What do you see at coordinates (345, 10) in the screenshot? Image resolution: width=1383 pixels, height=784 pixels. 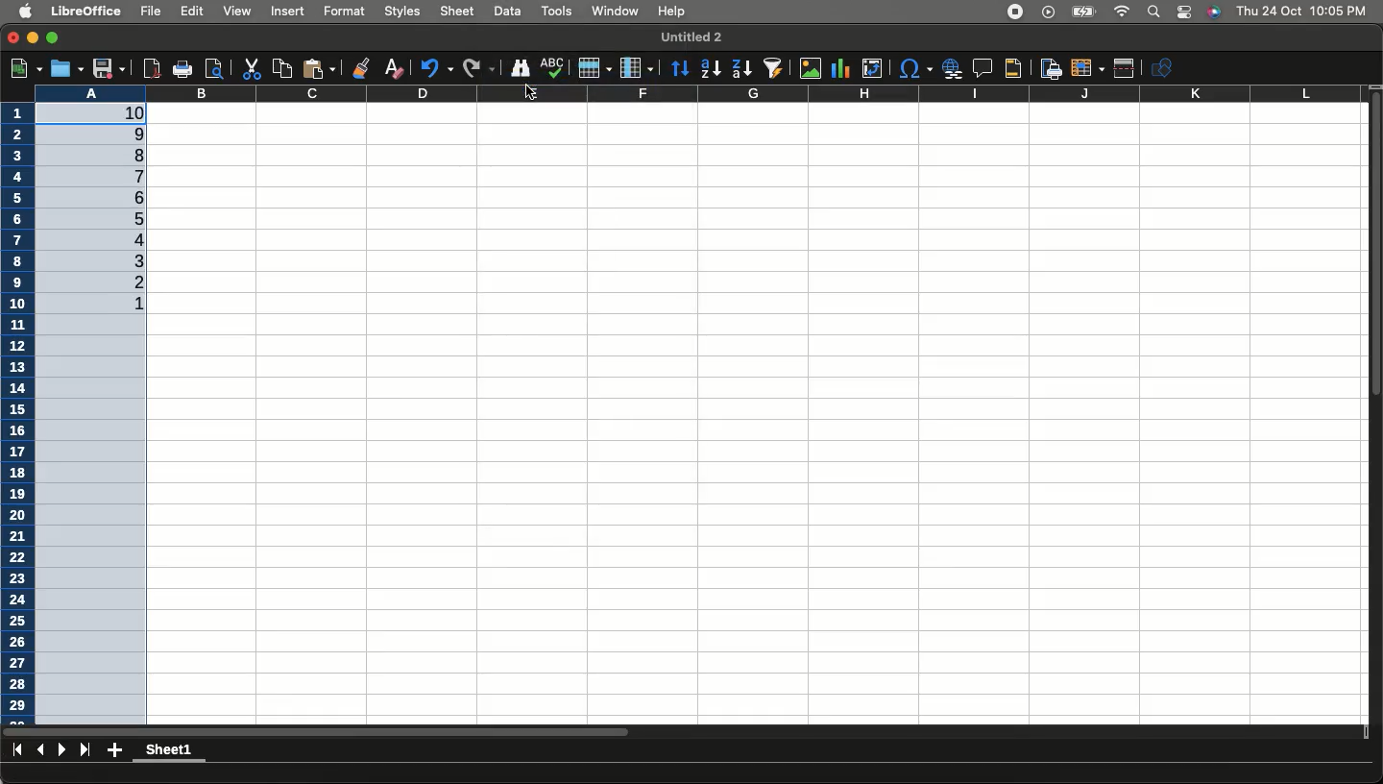 I see `Format` at bounding box center [345, 10].